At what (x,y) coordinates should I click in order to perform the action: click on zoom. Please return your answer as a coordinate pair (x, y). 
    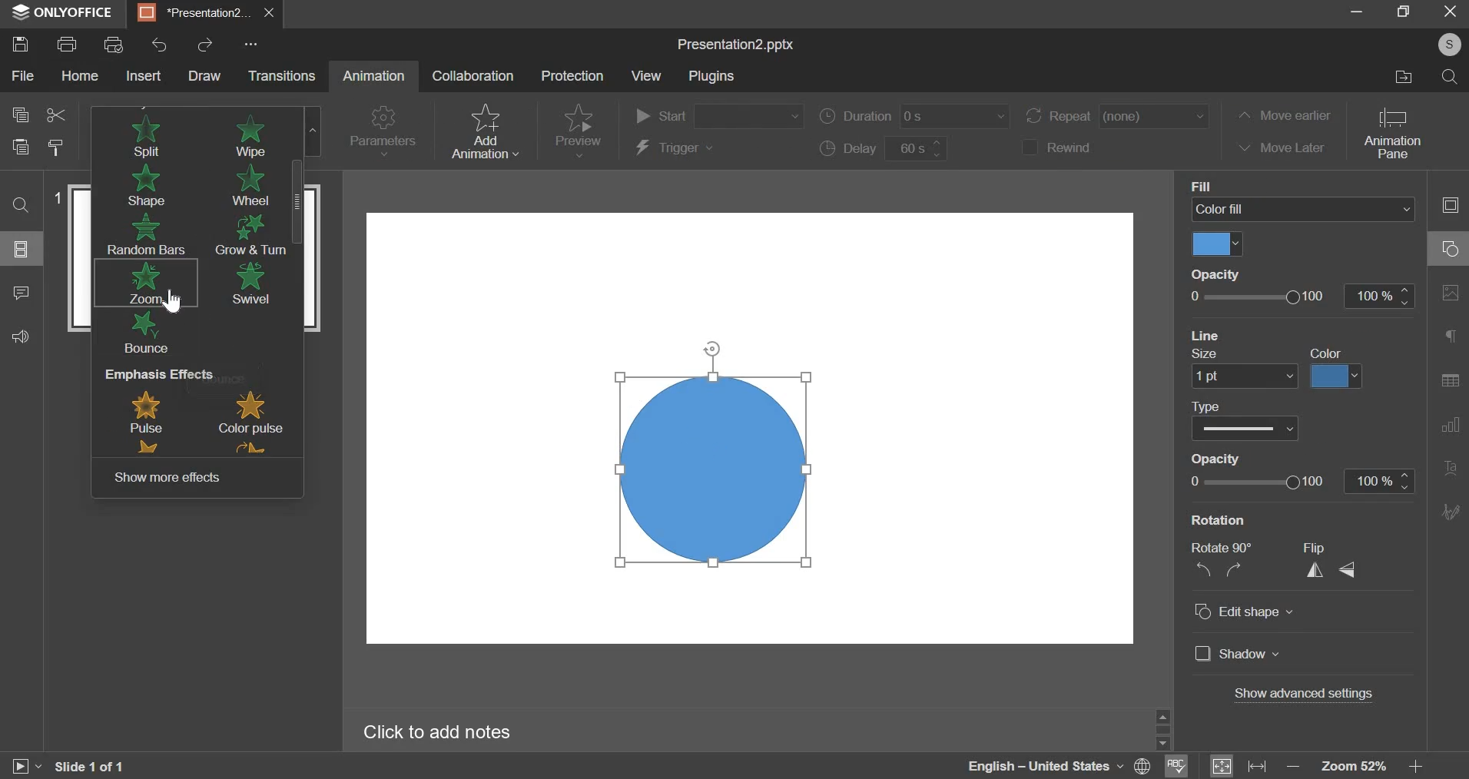
    Looking at the image, I should click on (144, 283).